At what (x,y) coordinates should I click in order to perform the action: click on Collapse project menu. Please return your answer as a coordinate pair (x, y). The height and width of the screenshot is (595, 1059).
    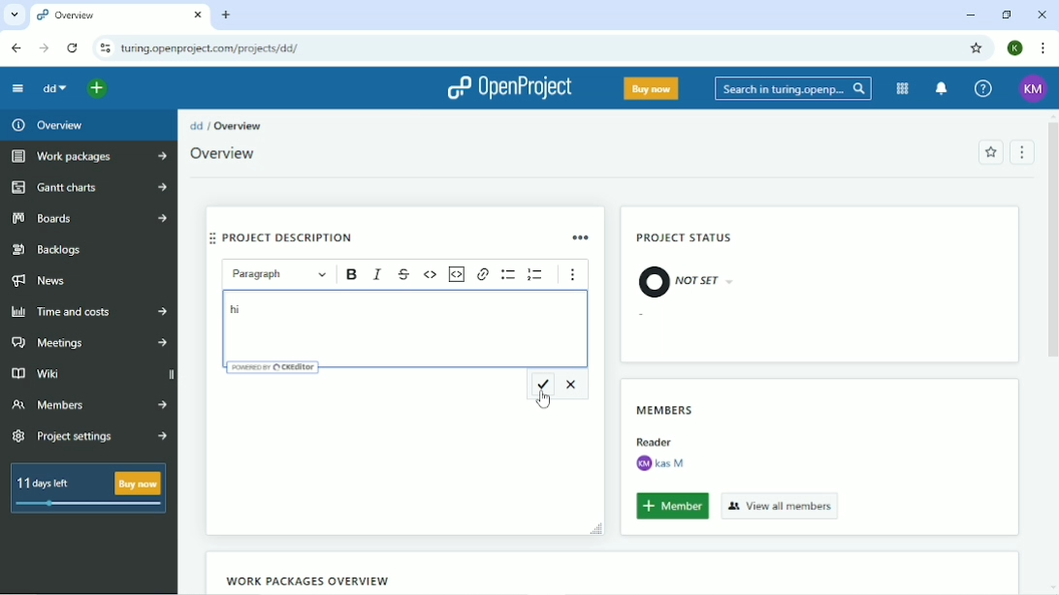
    Looking at the image, I should click on (17, 88).